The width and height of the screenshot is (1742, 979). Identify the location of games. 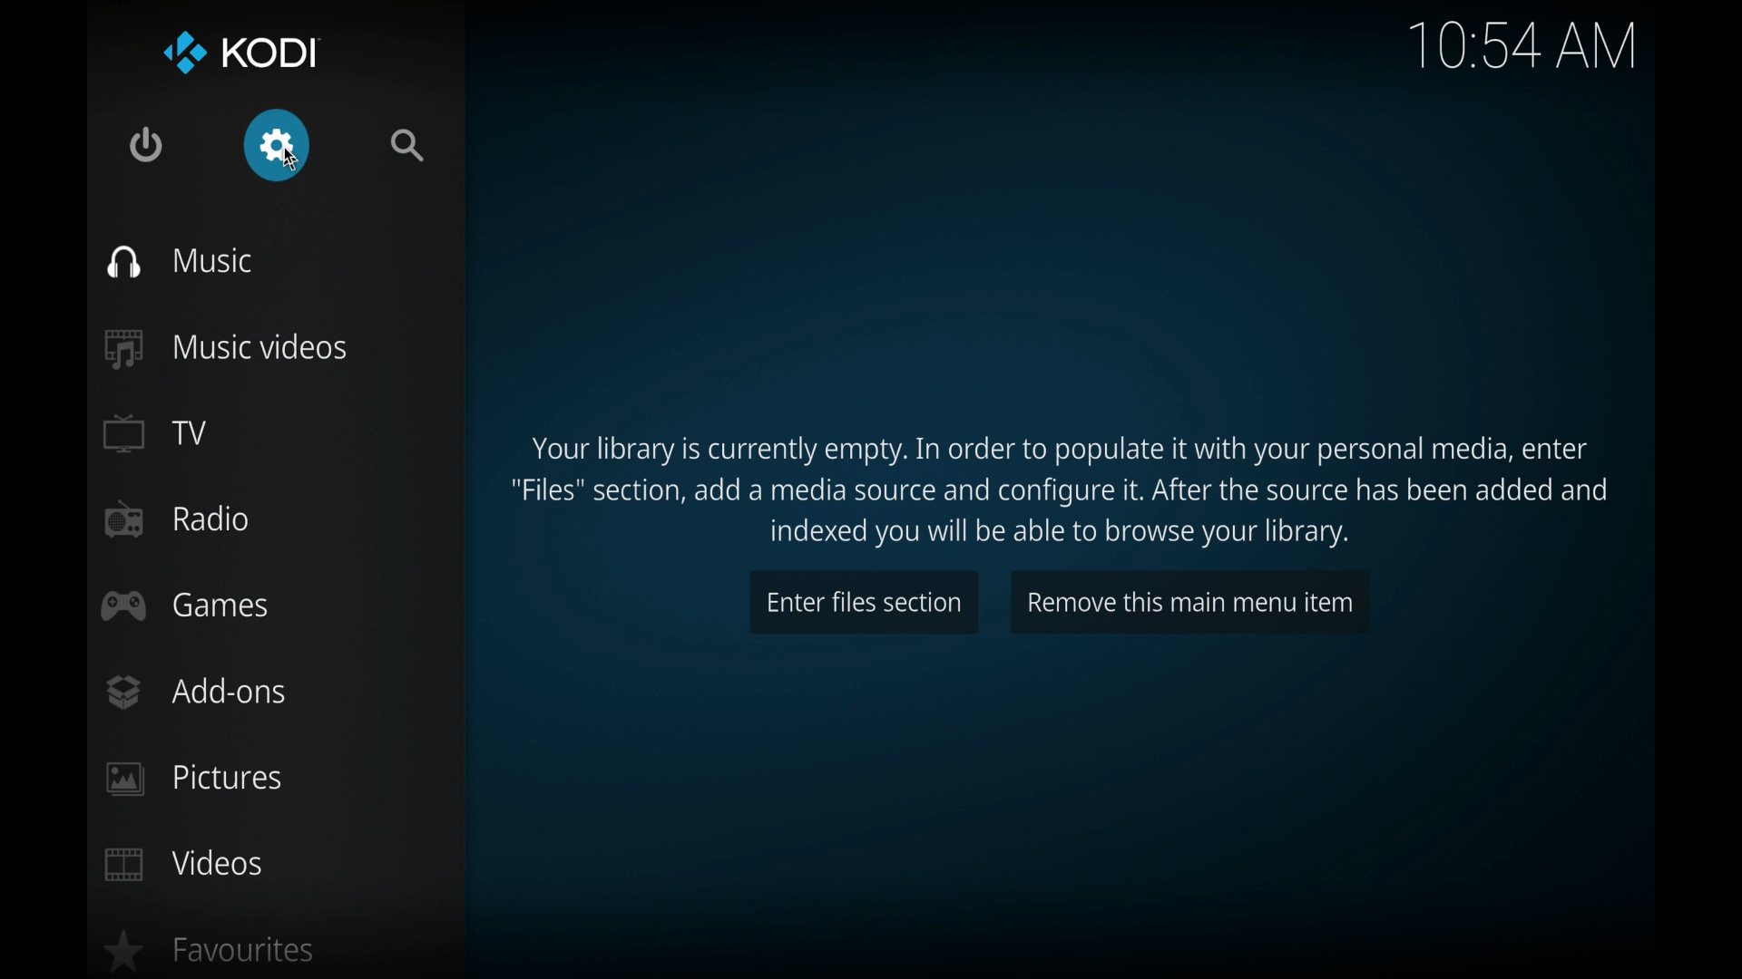
(186, 606).